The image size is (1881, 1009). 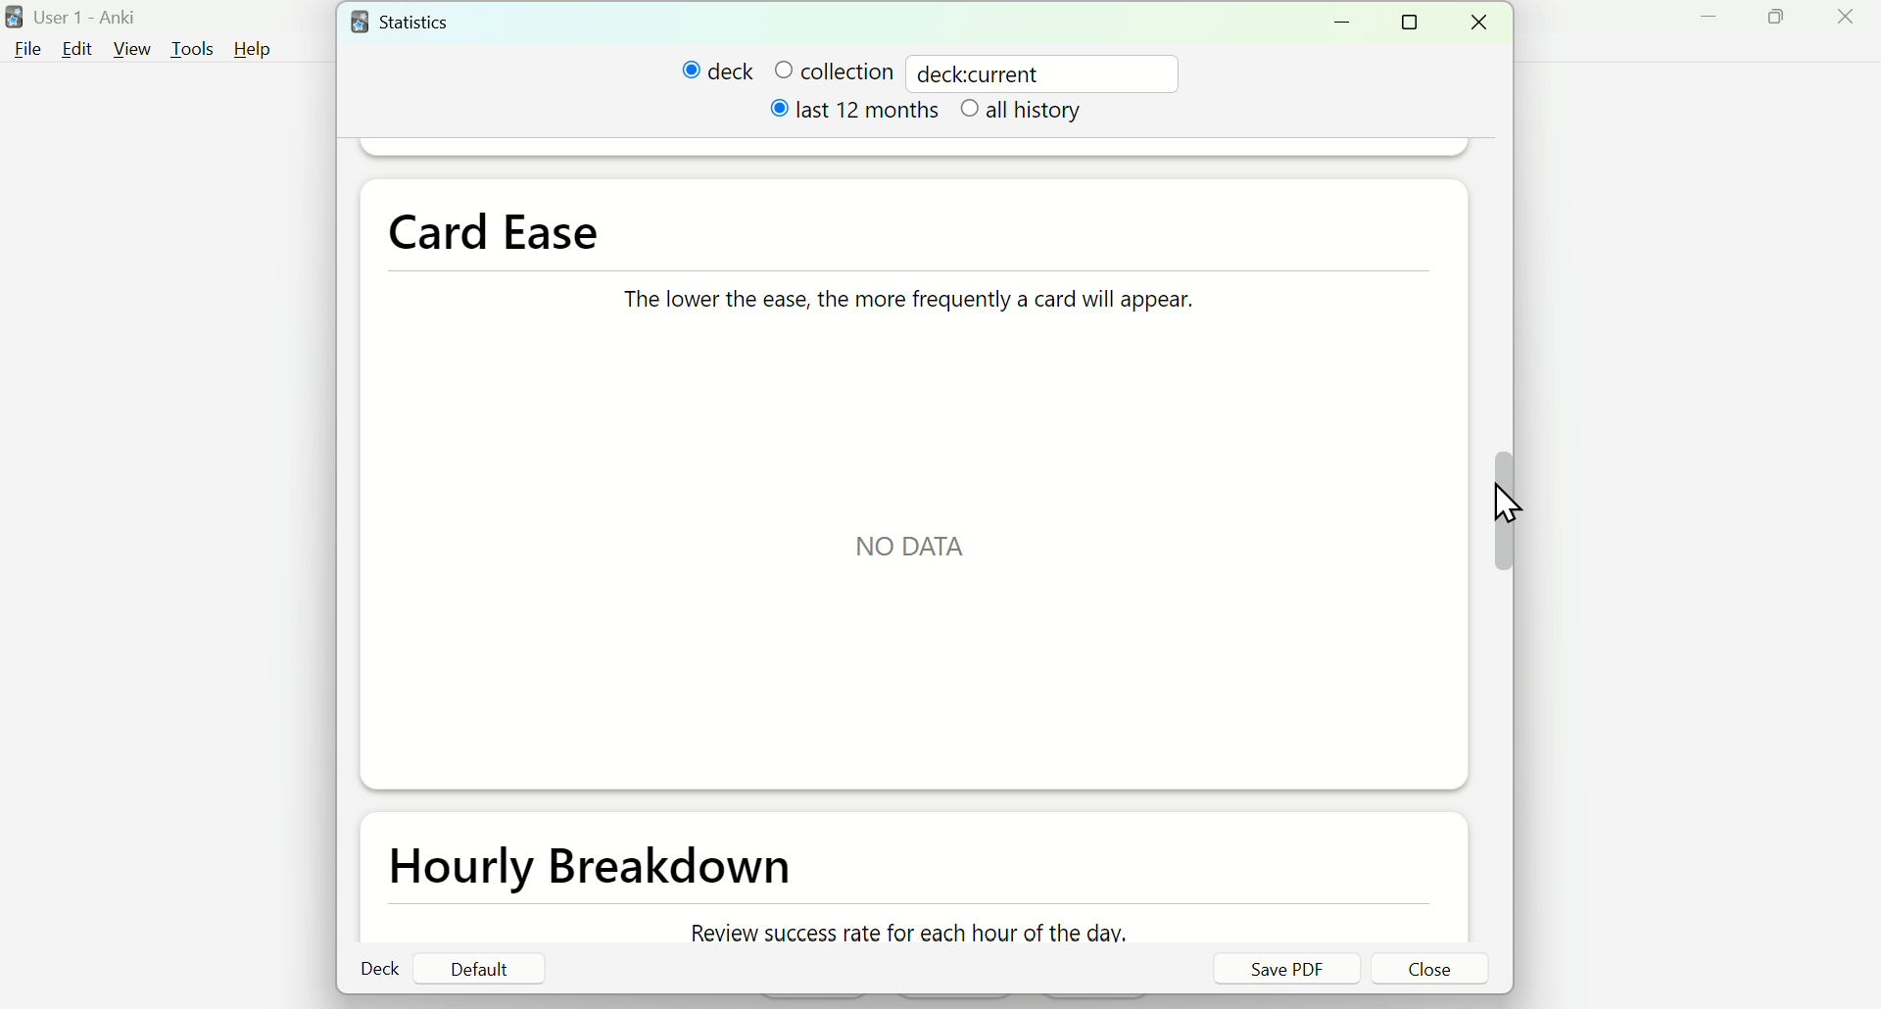 I want to click on File, so click(x=29, y=48).